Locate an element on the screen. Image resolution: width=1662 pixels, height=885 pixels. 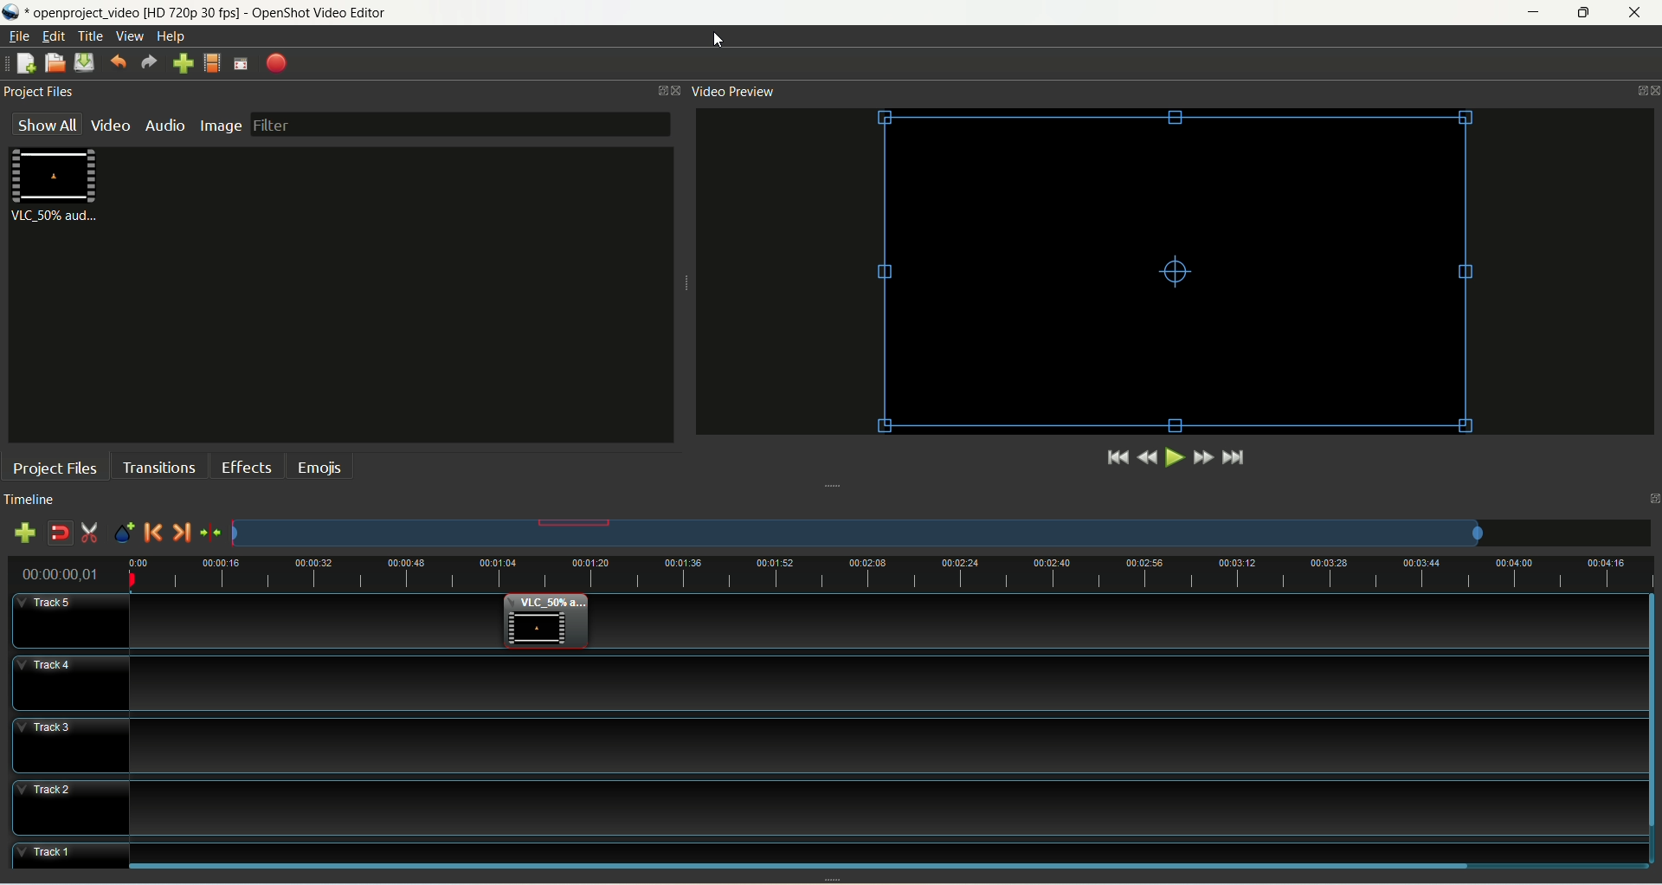
choose profile is located at coordinates (212, 63).